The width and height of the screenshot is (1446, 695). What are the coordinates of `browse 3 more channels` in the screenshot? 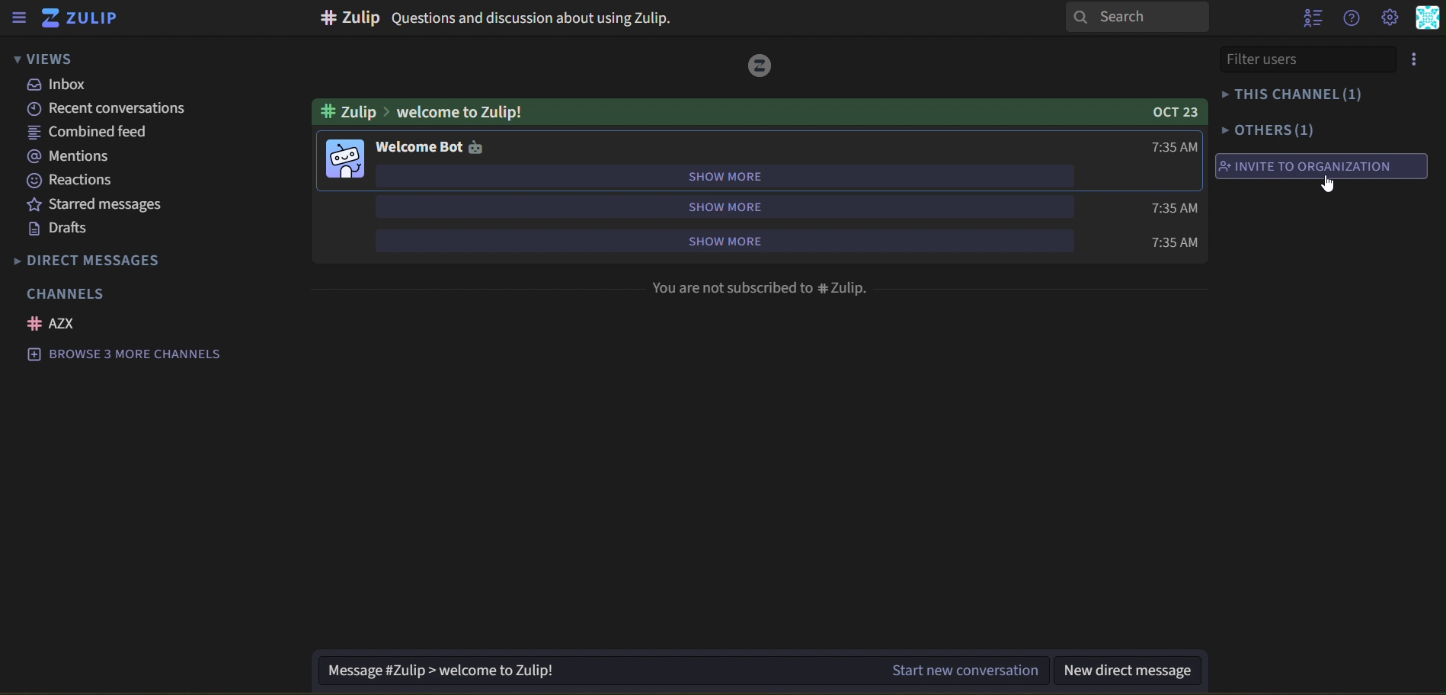 It's located at (135, 355).